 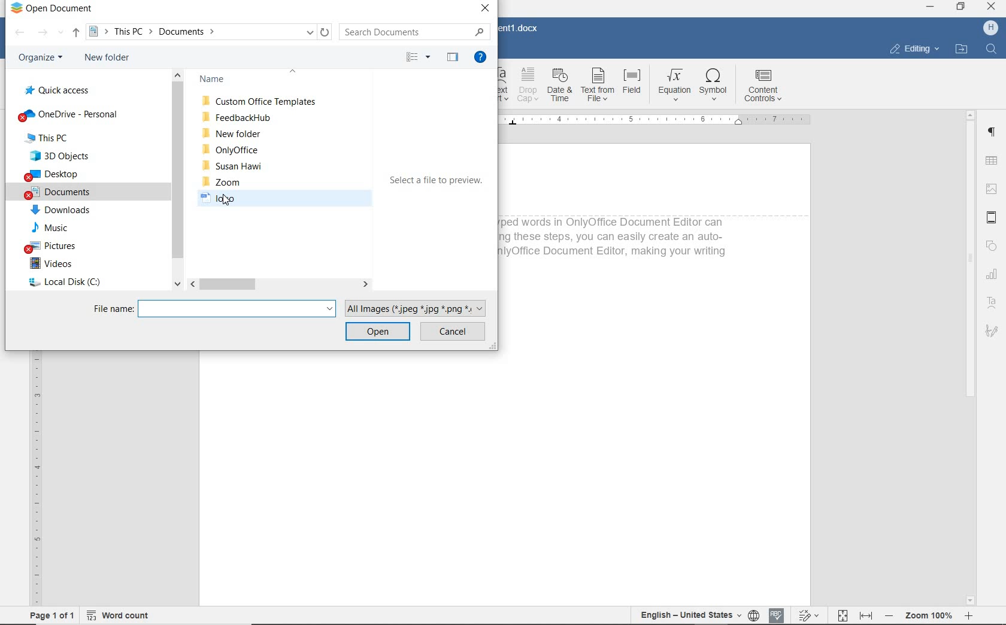 I want to click on THIS PC, so click(x=57, y=138).